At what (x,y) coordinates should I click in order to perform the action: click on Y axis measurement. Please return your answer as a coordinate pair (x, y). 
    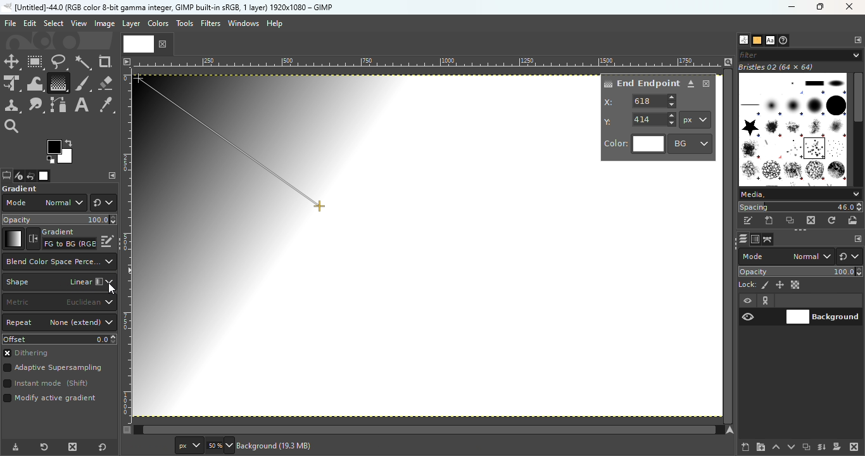
    Looking at the image, I should click on (640, 118).